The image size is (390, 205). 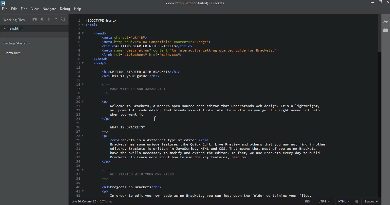 I want to click on brackets, so click(x=4, y=3).